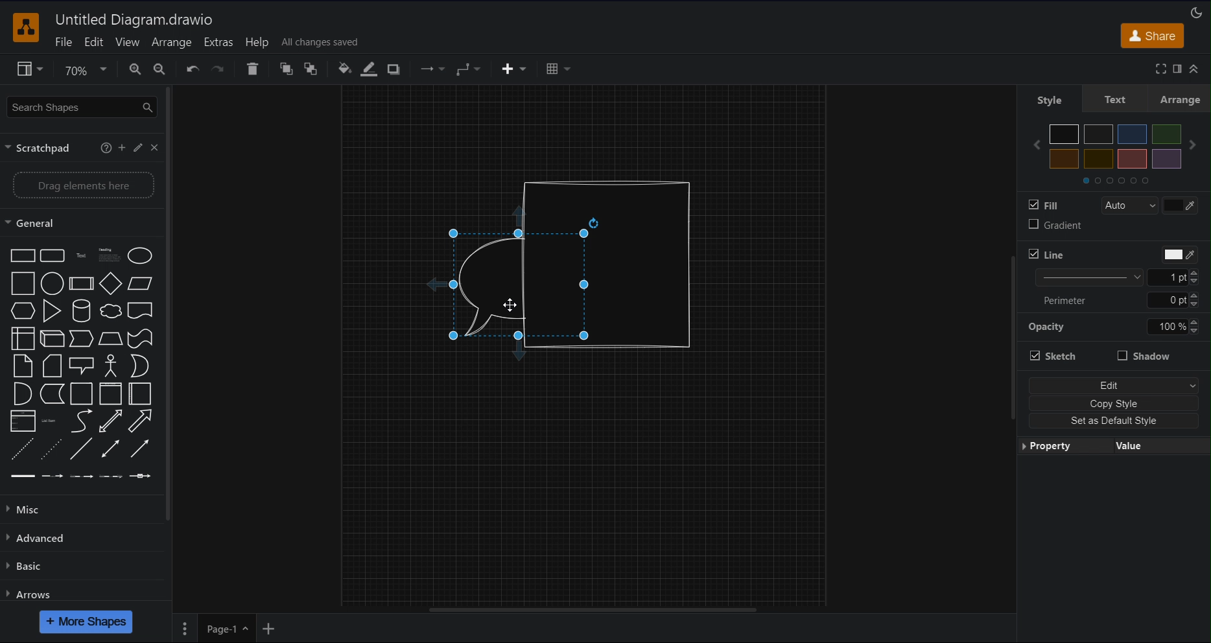  What do you see at coordinates (1114, 421) in the screenshot?
I see `Set as Default Style` at bounding box center [1114, 421].